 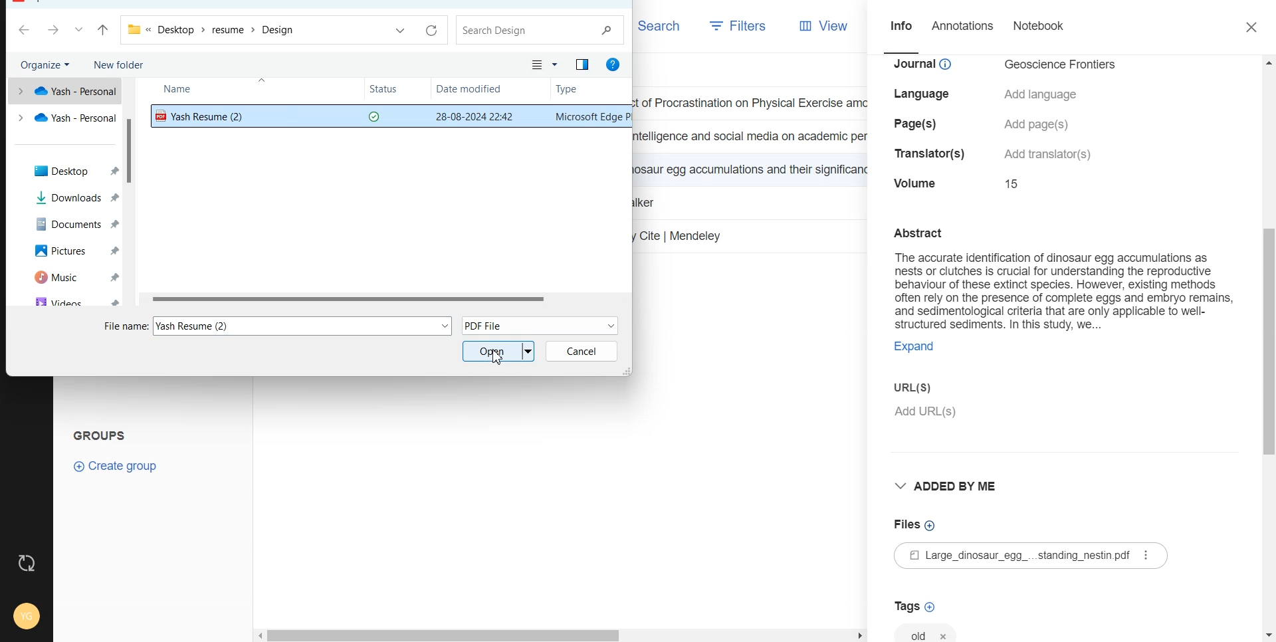 I want to click on Go back, so click(x=25, y=31).